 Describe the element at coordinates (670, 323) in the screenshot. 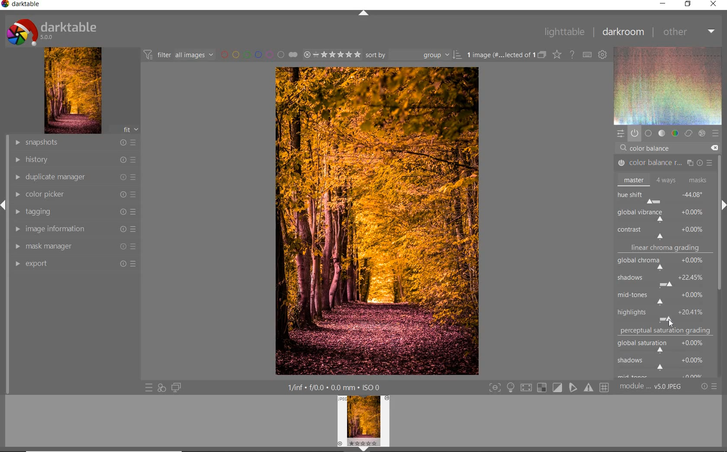

I see `CURSOR POSITION` at that location.